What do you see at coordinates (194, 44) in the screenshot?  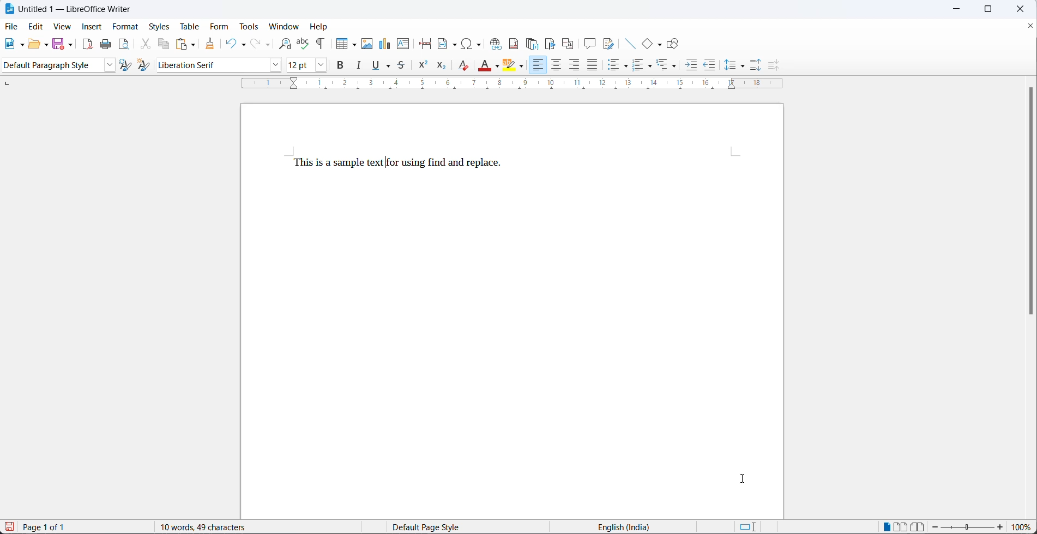 I see `paste options` at bounding box center [194, 44].